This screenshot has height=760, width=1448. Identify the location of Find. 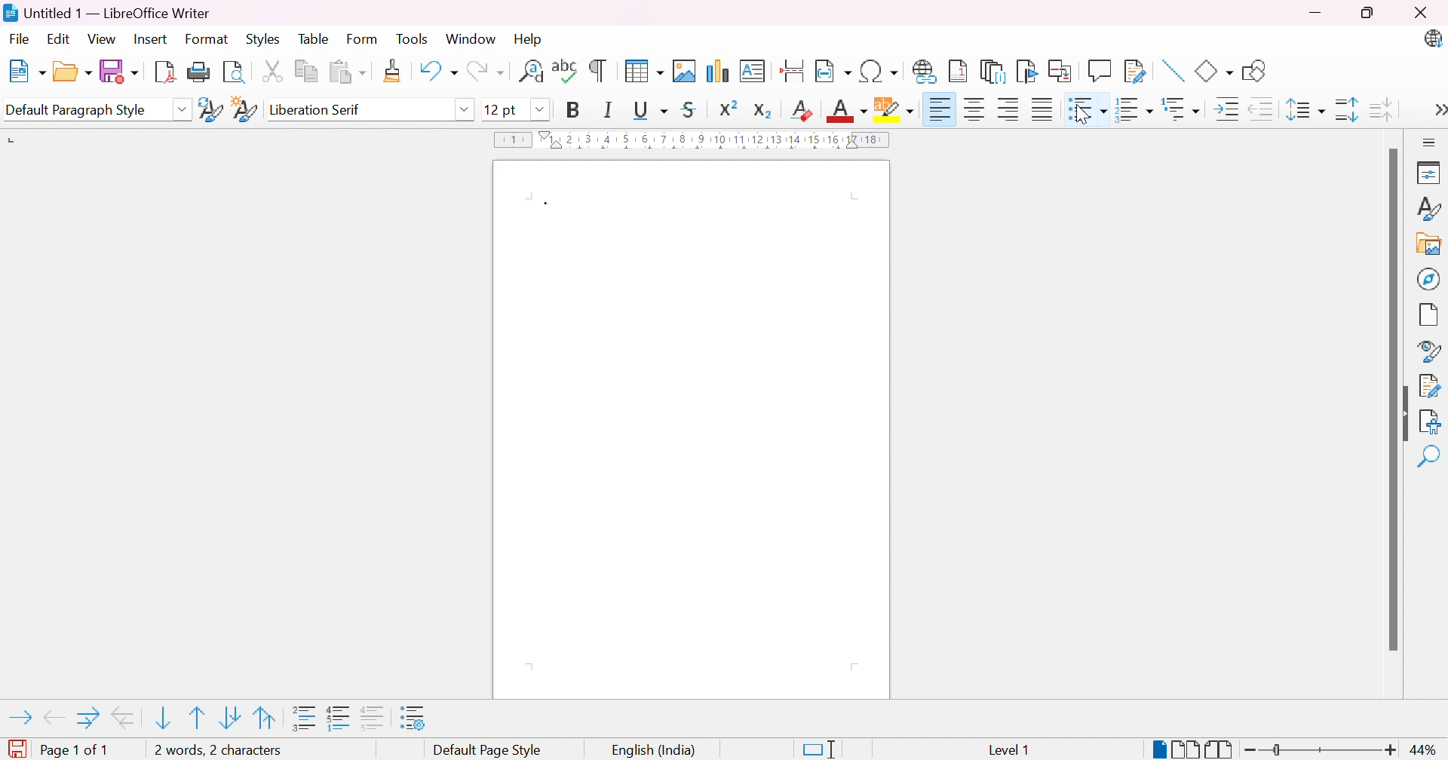
(1428, 457).